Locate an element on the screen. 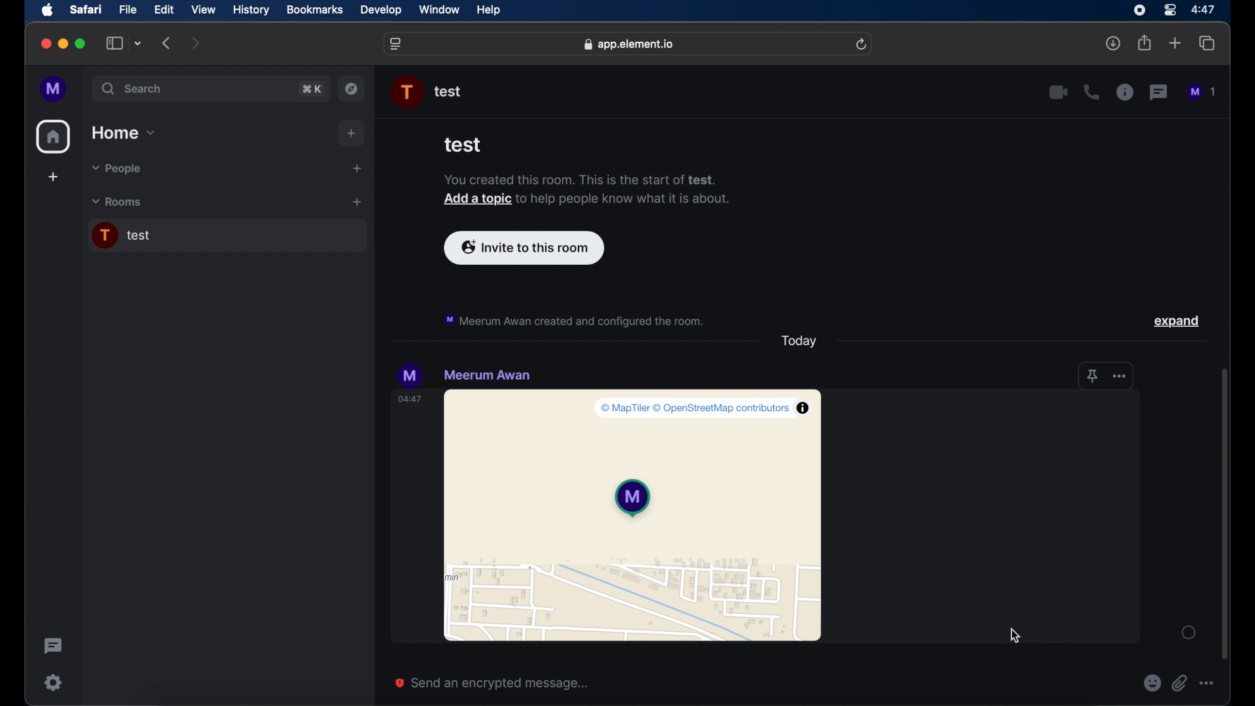 This screenshot has width=1255, height=706. history is located at coordinates (251, 10).